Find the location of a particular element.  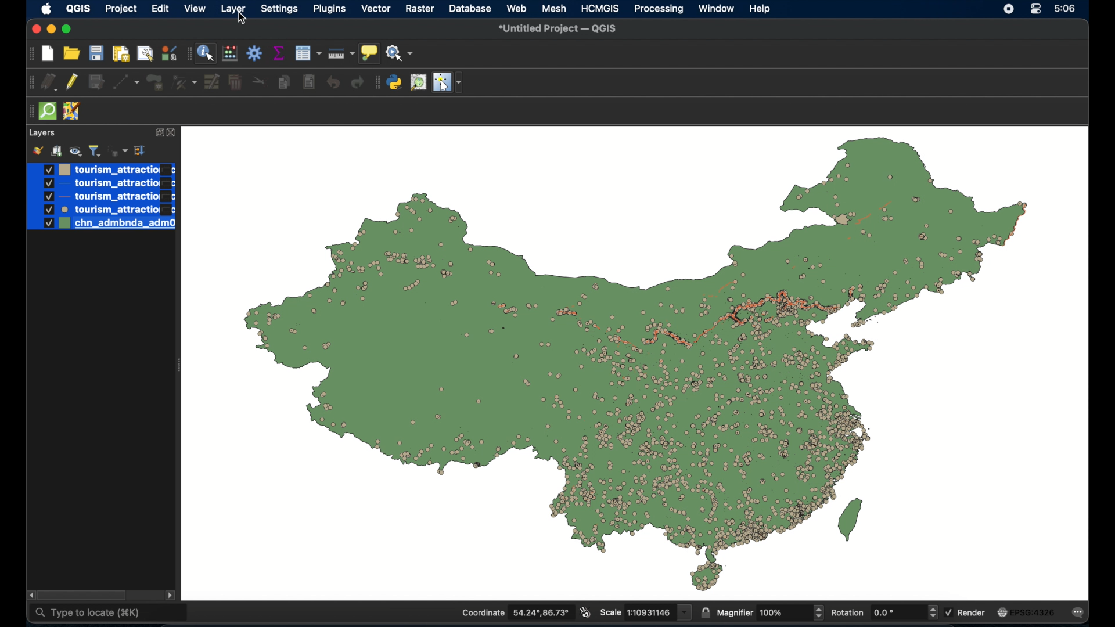

HCMGIS is located at coordinates (601, 8).